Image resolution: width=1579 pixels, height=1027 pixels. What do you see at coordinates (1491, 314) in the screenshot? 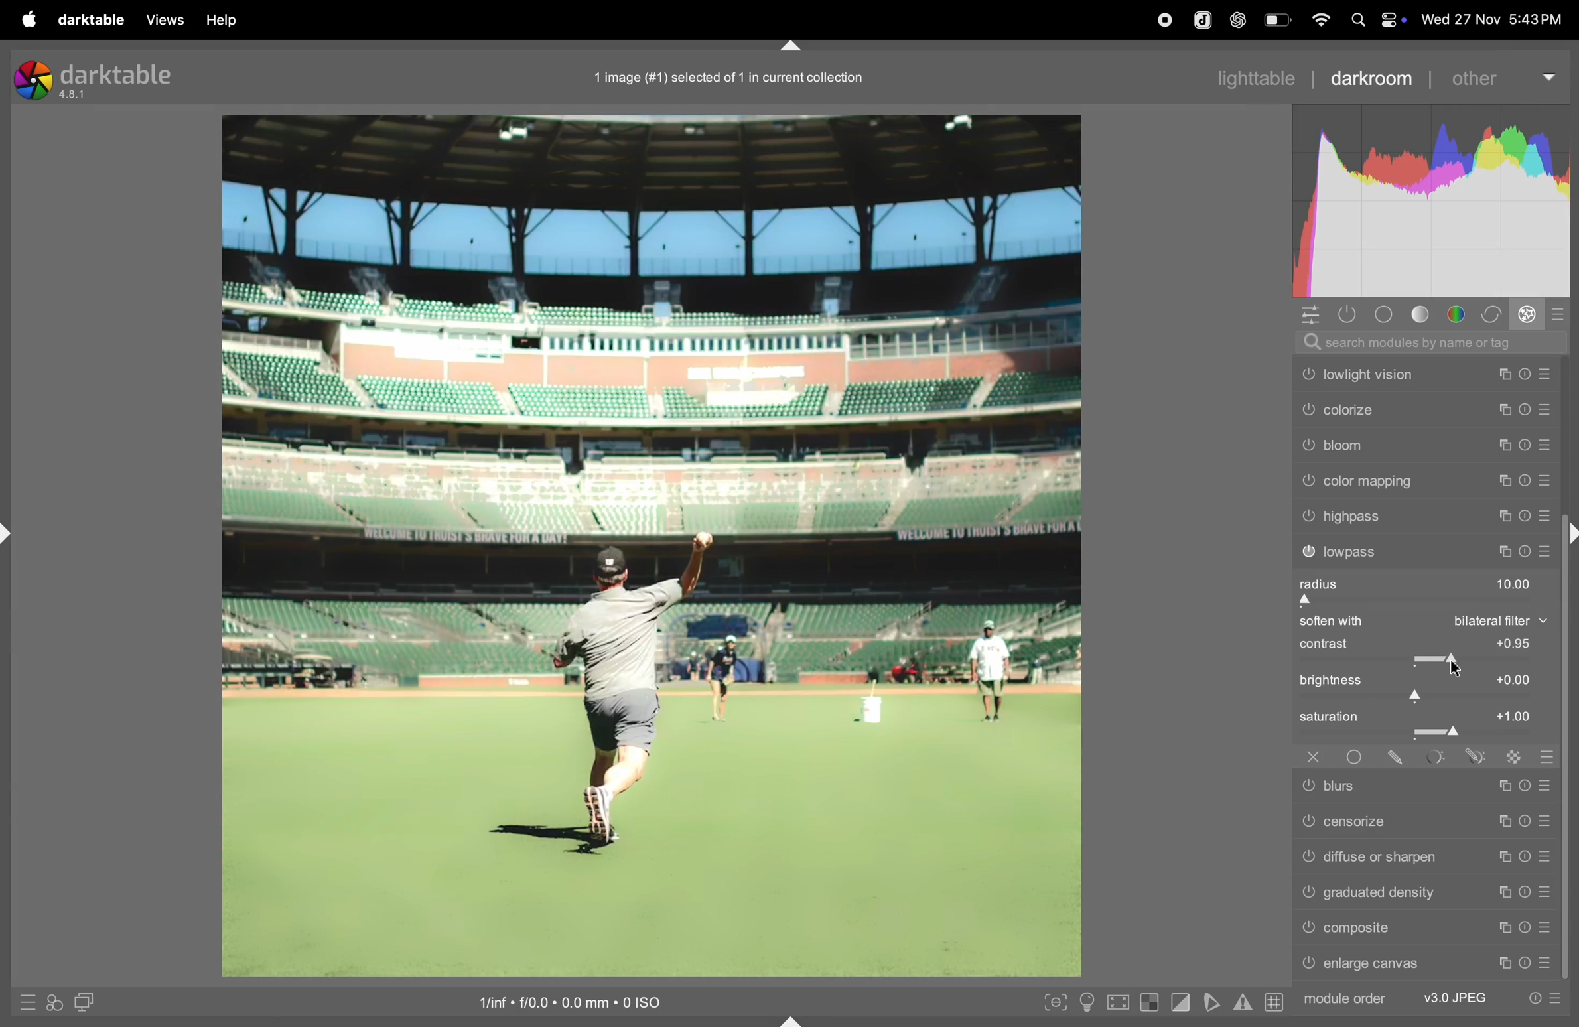
I see `correct` at bounding box center [1491, 314].